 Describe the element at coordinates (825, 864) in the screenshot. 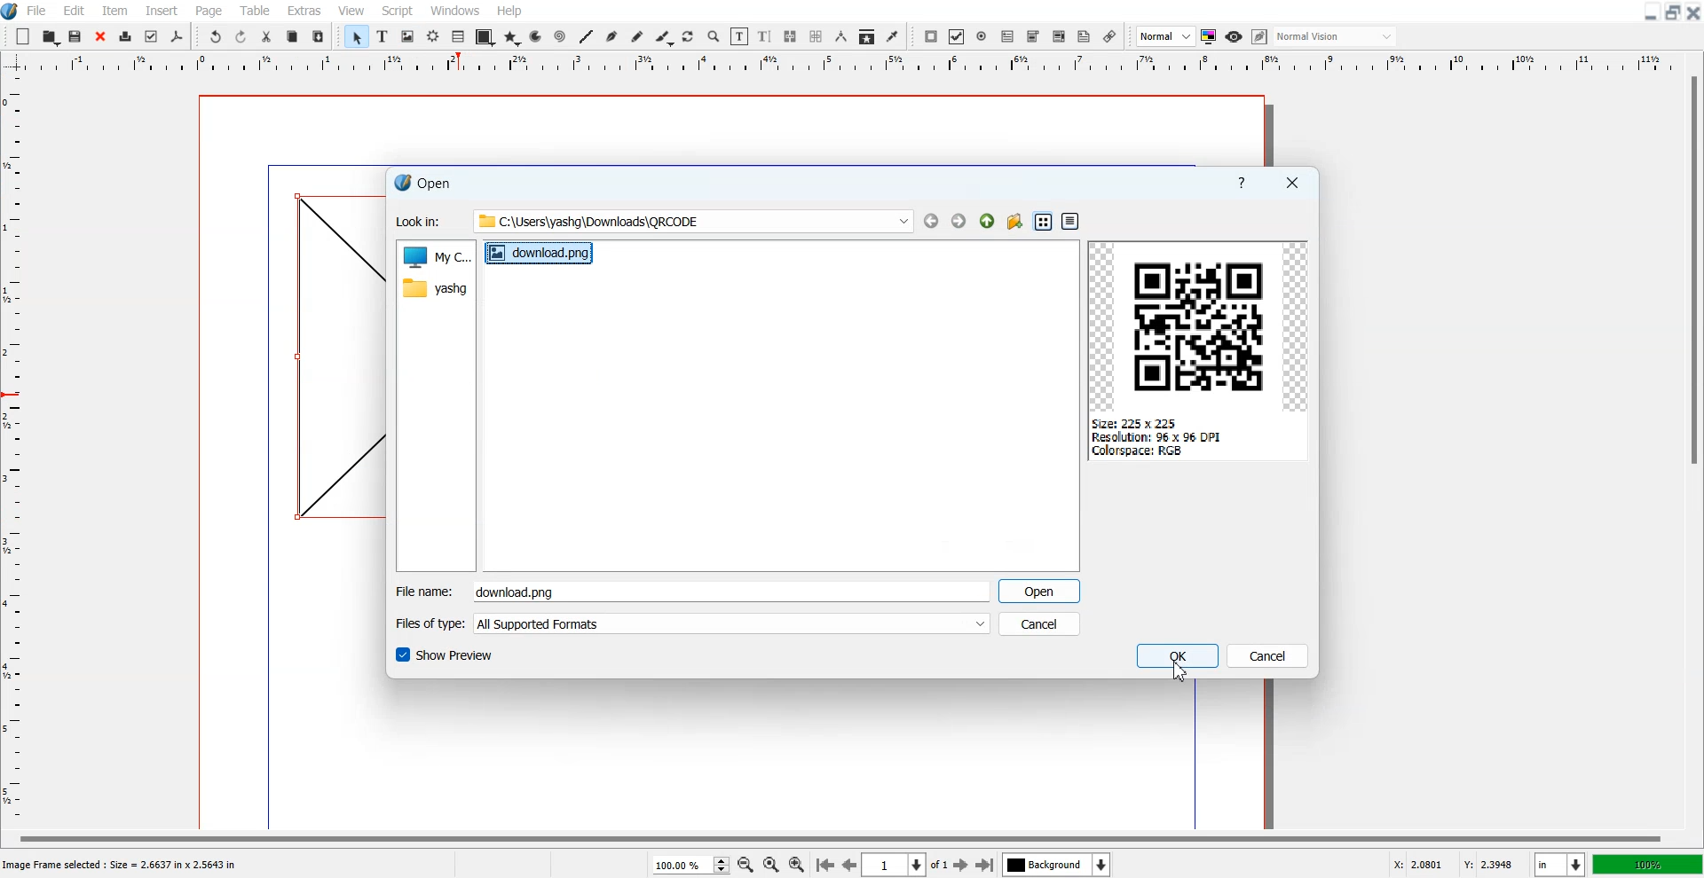

I see `Go to First page` at that location.